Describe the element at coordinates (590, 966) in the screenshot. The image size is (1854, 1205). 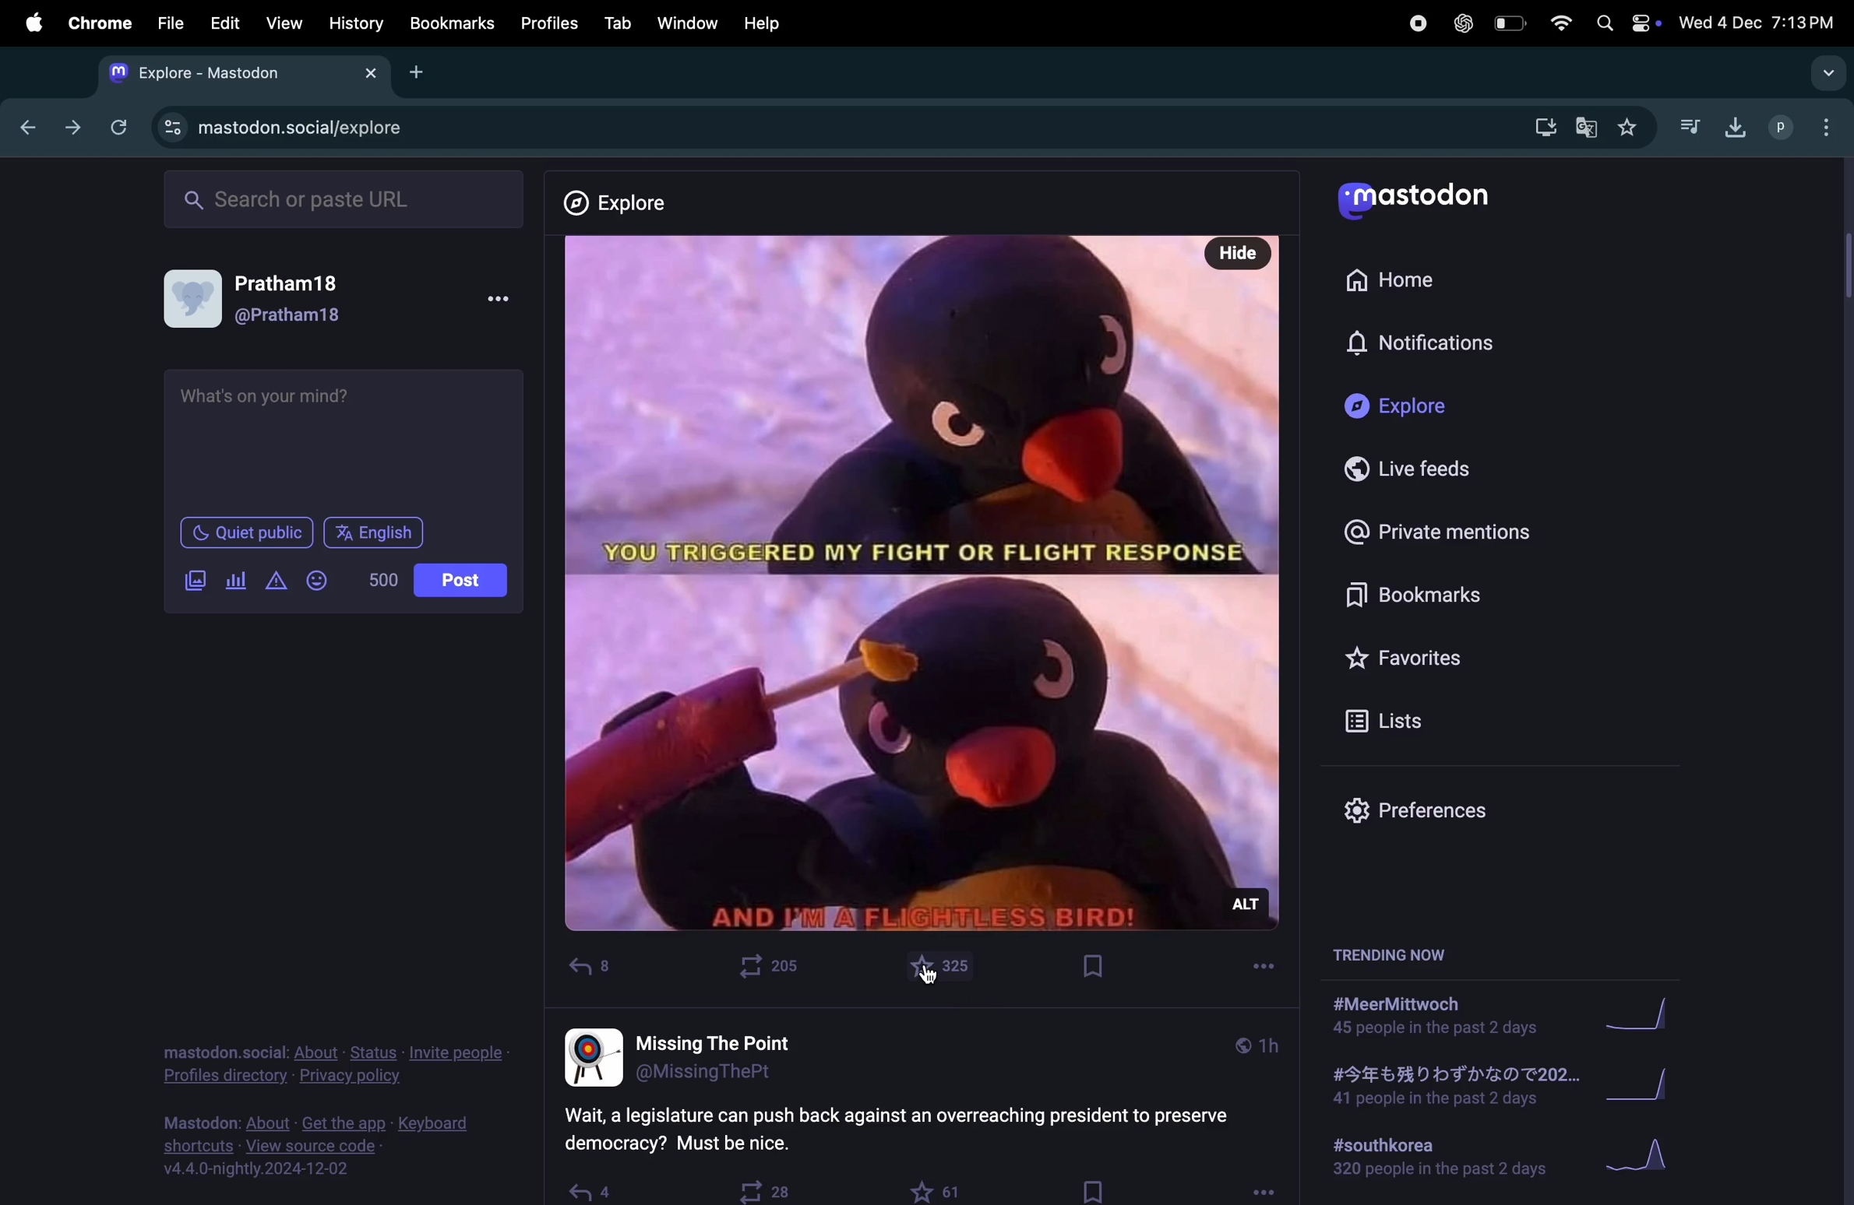
I see `reply` at that location.